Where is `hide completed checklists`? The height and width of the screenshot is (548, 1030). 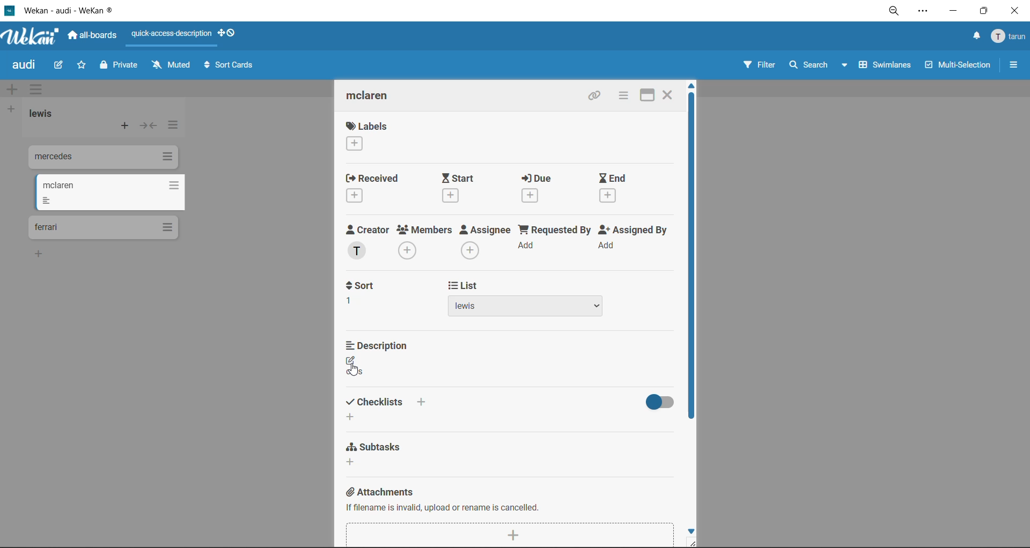
hide completed checklists is located at coordinates (655, 402).